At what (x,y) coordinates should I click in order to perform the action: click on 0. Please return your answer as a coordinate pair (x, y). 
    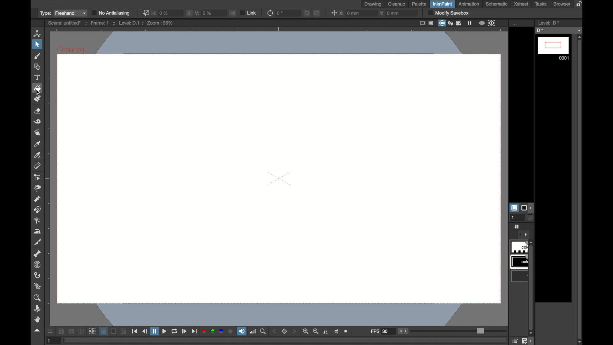
    Looking at the image, I should click on (161, 13).